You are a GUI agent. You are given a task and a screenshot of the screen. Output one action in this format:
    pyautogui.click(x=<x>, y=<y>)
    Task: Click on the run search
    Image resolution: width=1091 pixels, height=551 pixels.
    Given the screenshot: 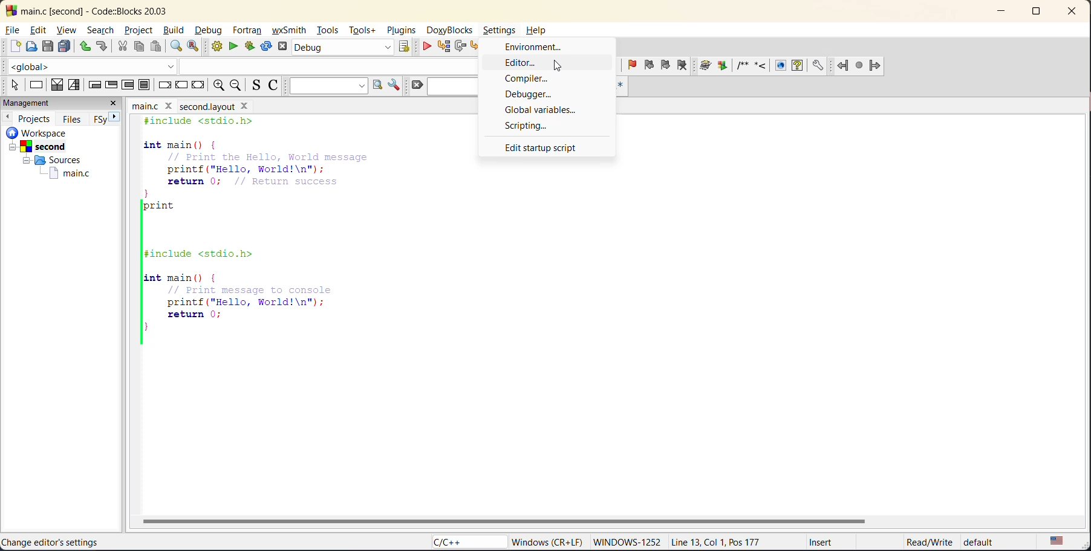 What is the action you would take?
    pyautogui.click(x=375, y=85)
    